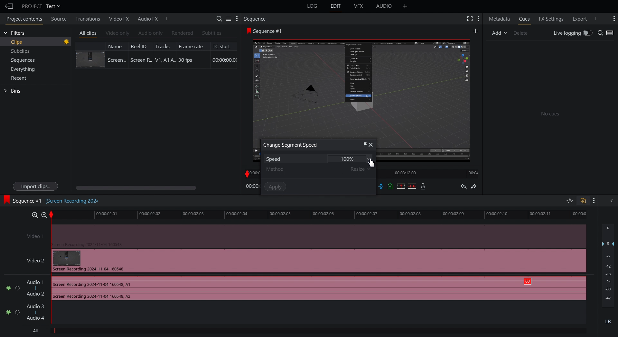  I want to click on Audio Track 1, so click(293, 289).